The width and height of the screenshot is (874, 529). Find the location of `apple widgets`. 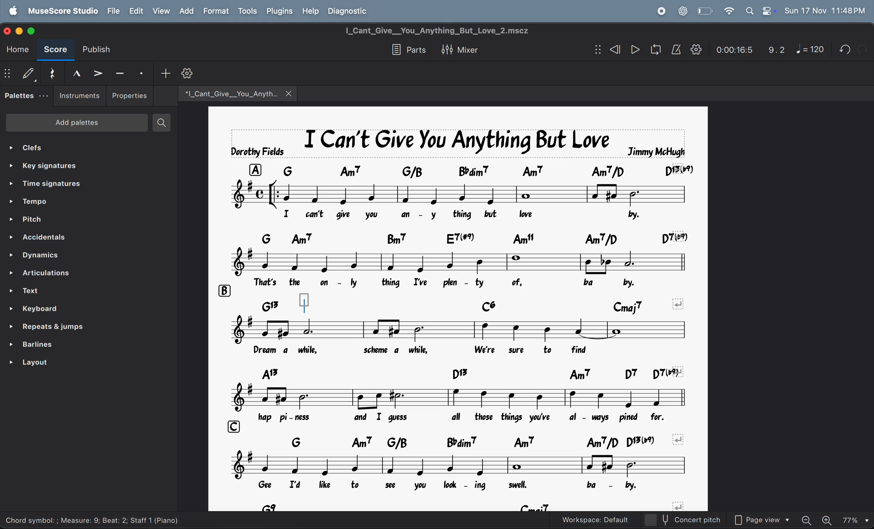

apple widgets is located at coordinates (760, 11).